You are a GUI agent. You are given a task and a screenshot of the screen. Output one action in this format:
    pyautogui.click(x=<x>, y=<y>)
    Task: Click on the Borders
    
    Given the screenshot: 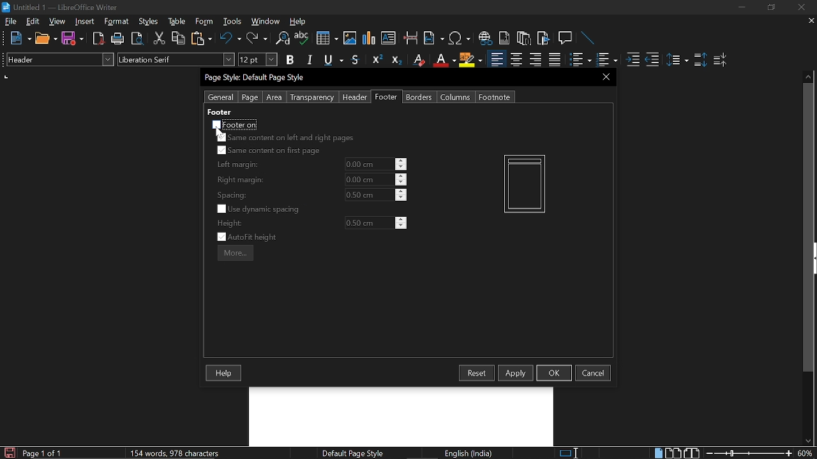 What is the action you would take?
    pyautogui.click(x=420, y=97)
    